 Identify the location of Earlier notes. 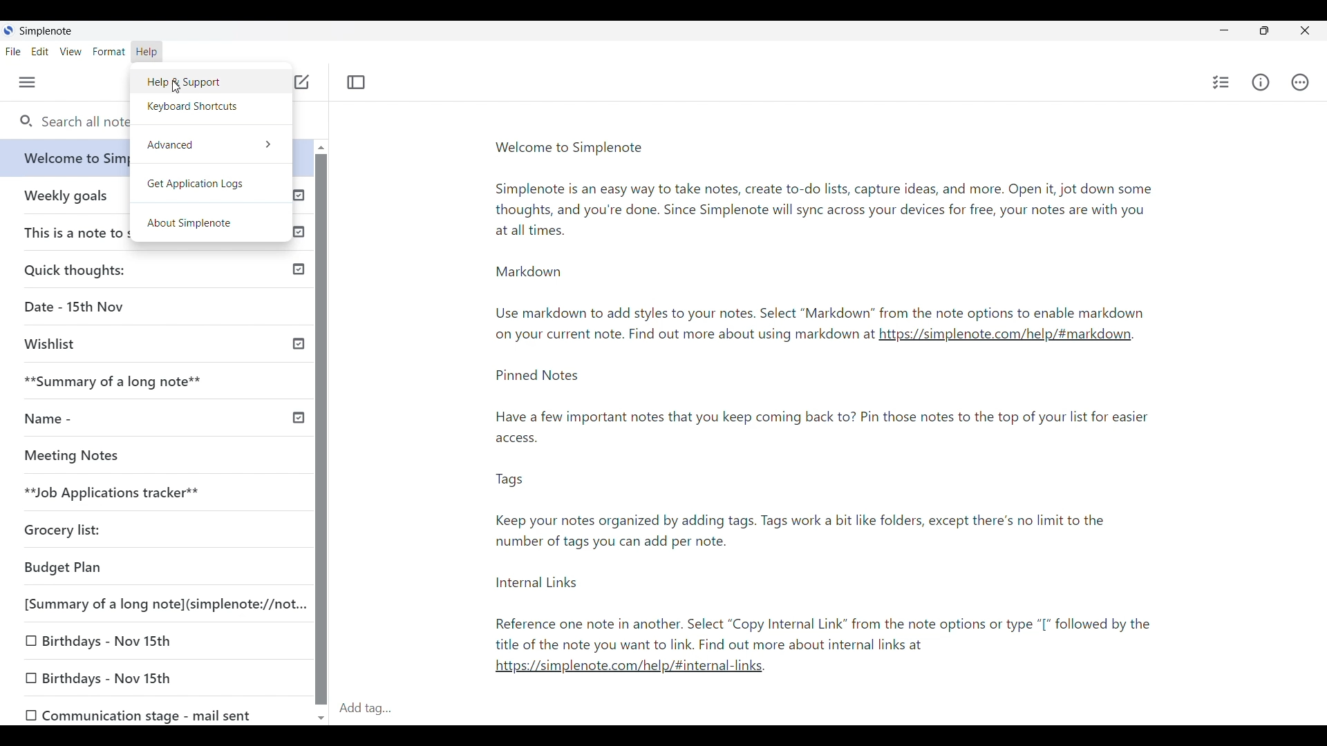
(63, 195).